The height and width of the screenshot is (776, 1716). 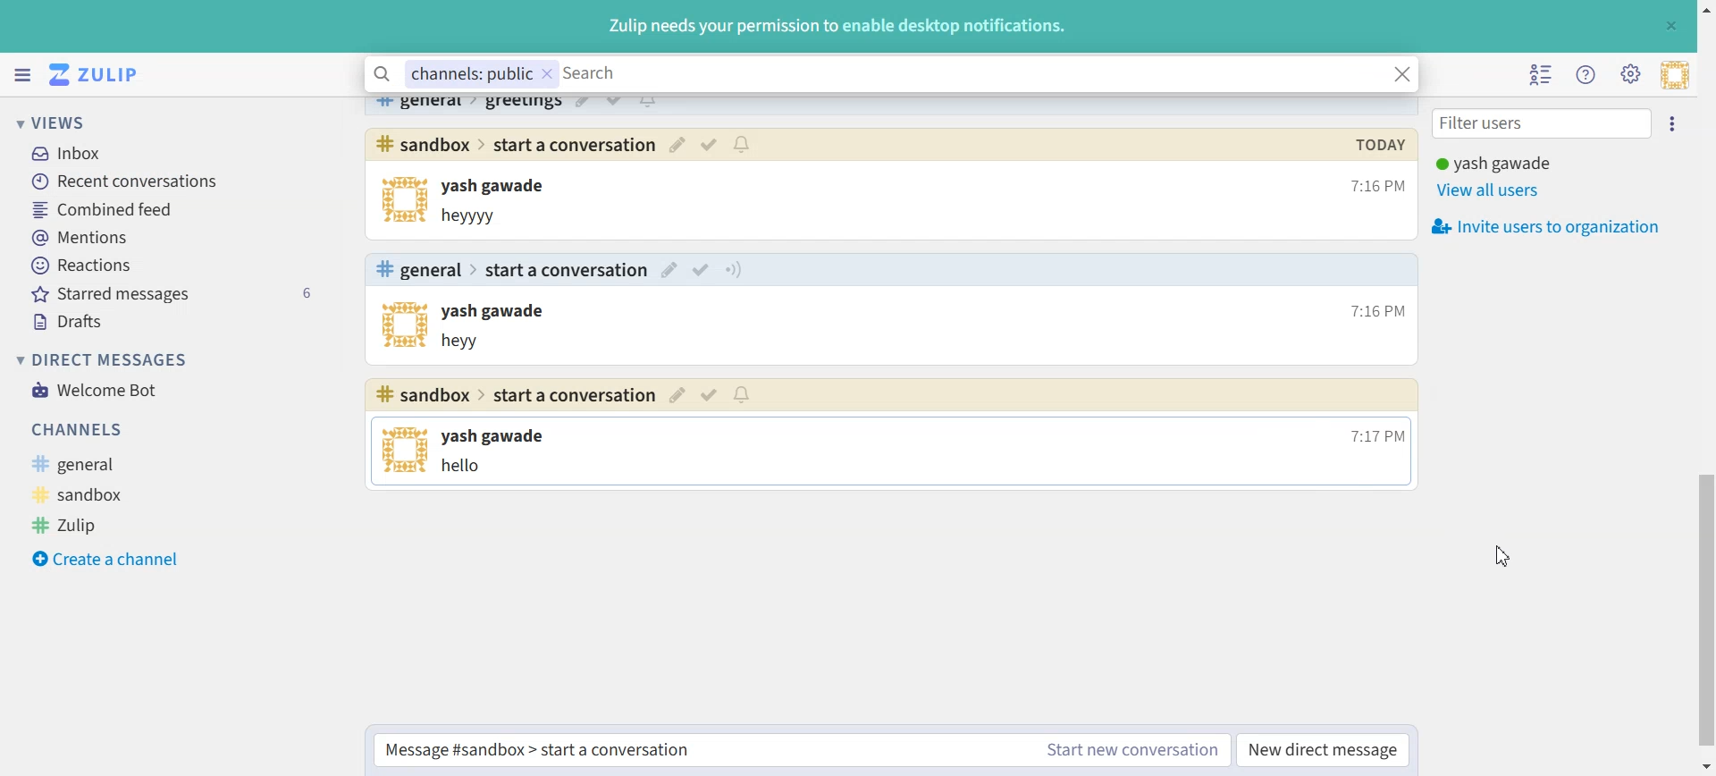 I want to click on Help Menu, so click(x=1586, y=75).